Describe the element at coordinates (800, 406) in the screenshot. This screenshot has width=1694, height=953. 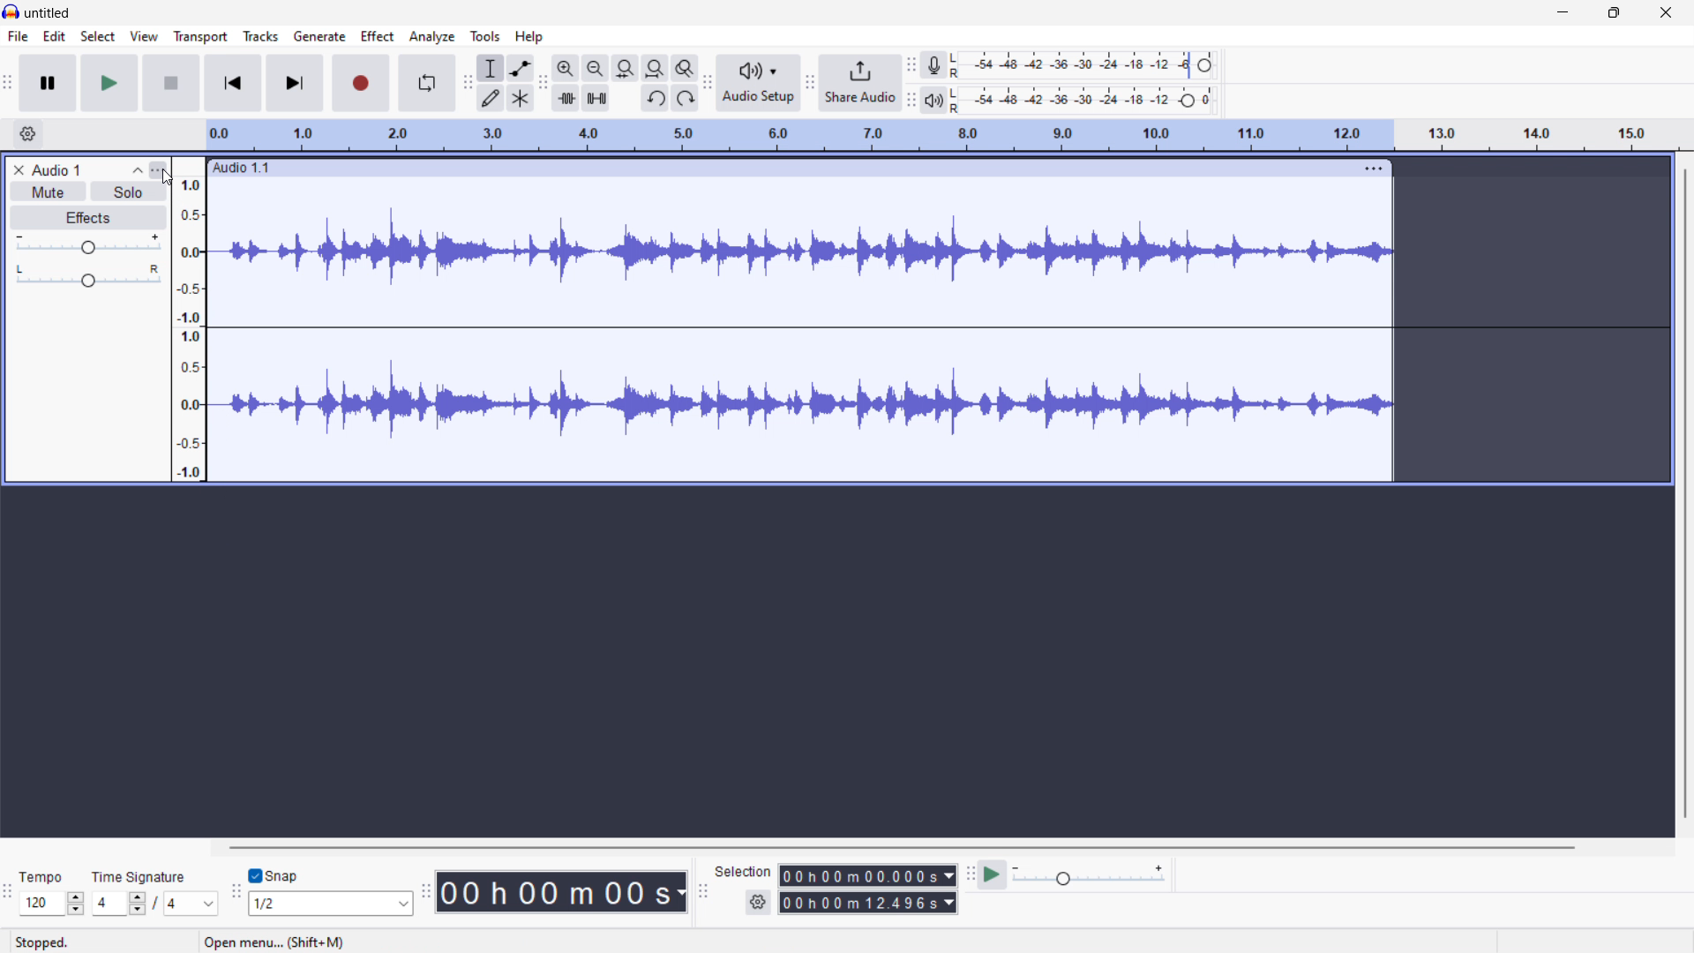
I see `stereo waveform` at that location.